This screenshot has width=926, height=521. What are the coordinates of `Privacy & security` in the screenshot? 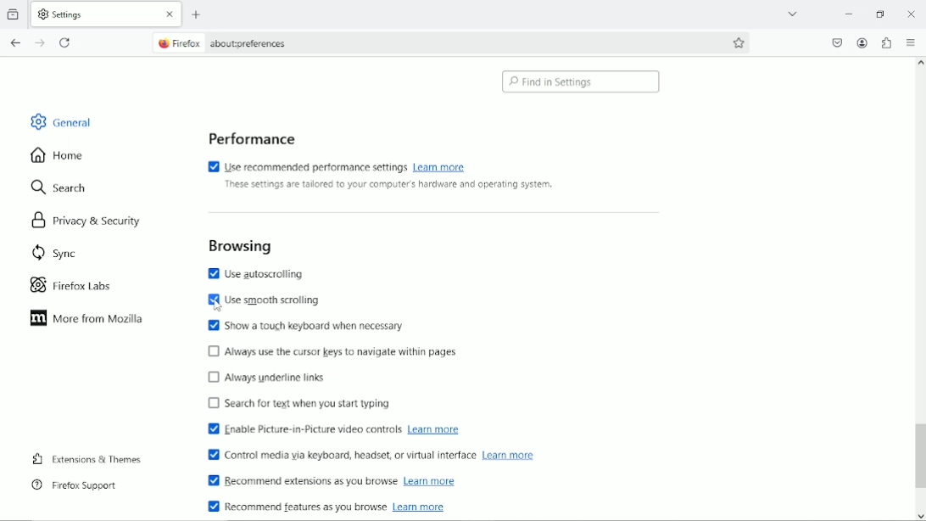 It's located at (92, 219).